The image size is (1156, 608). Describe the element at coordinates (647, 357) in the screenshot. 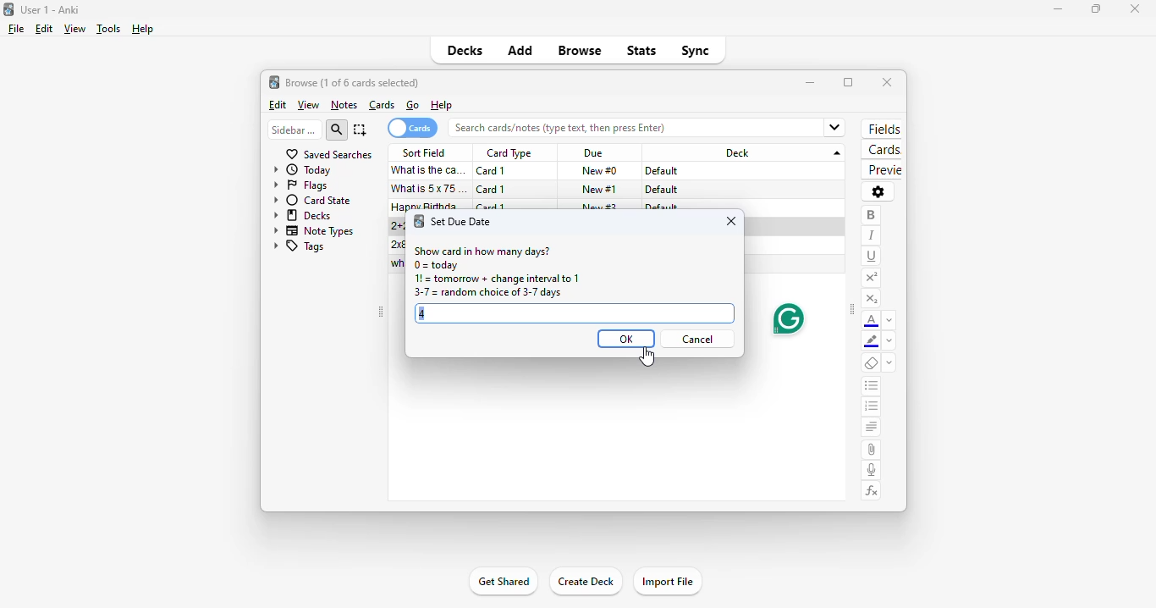

I see `cursor` at that location.